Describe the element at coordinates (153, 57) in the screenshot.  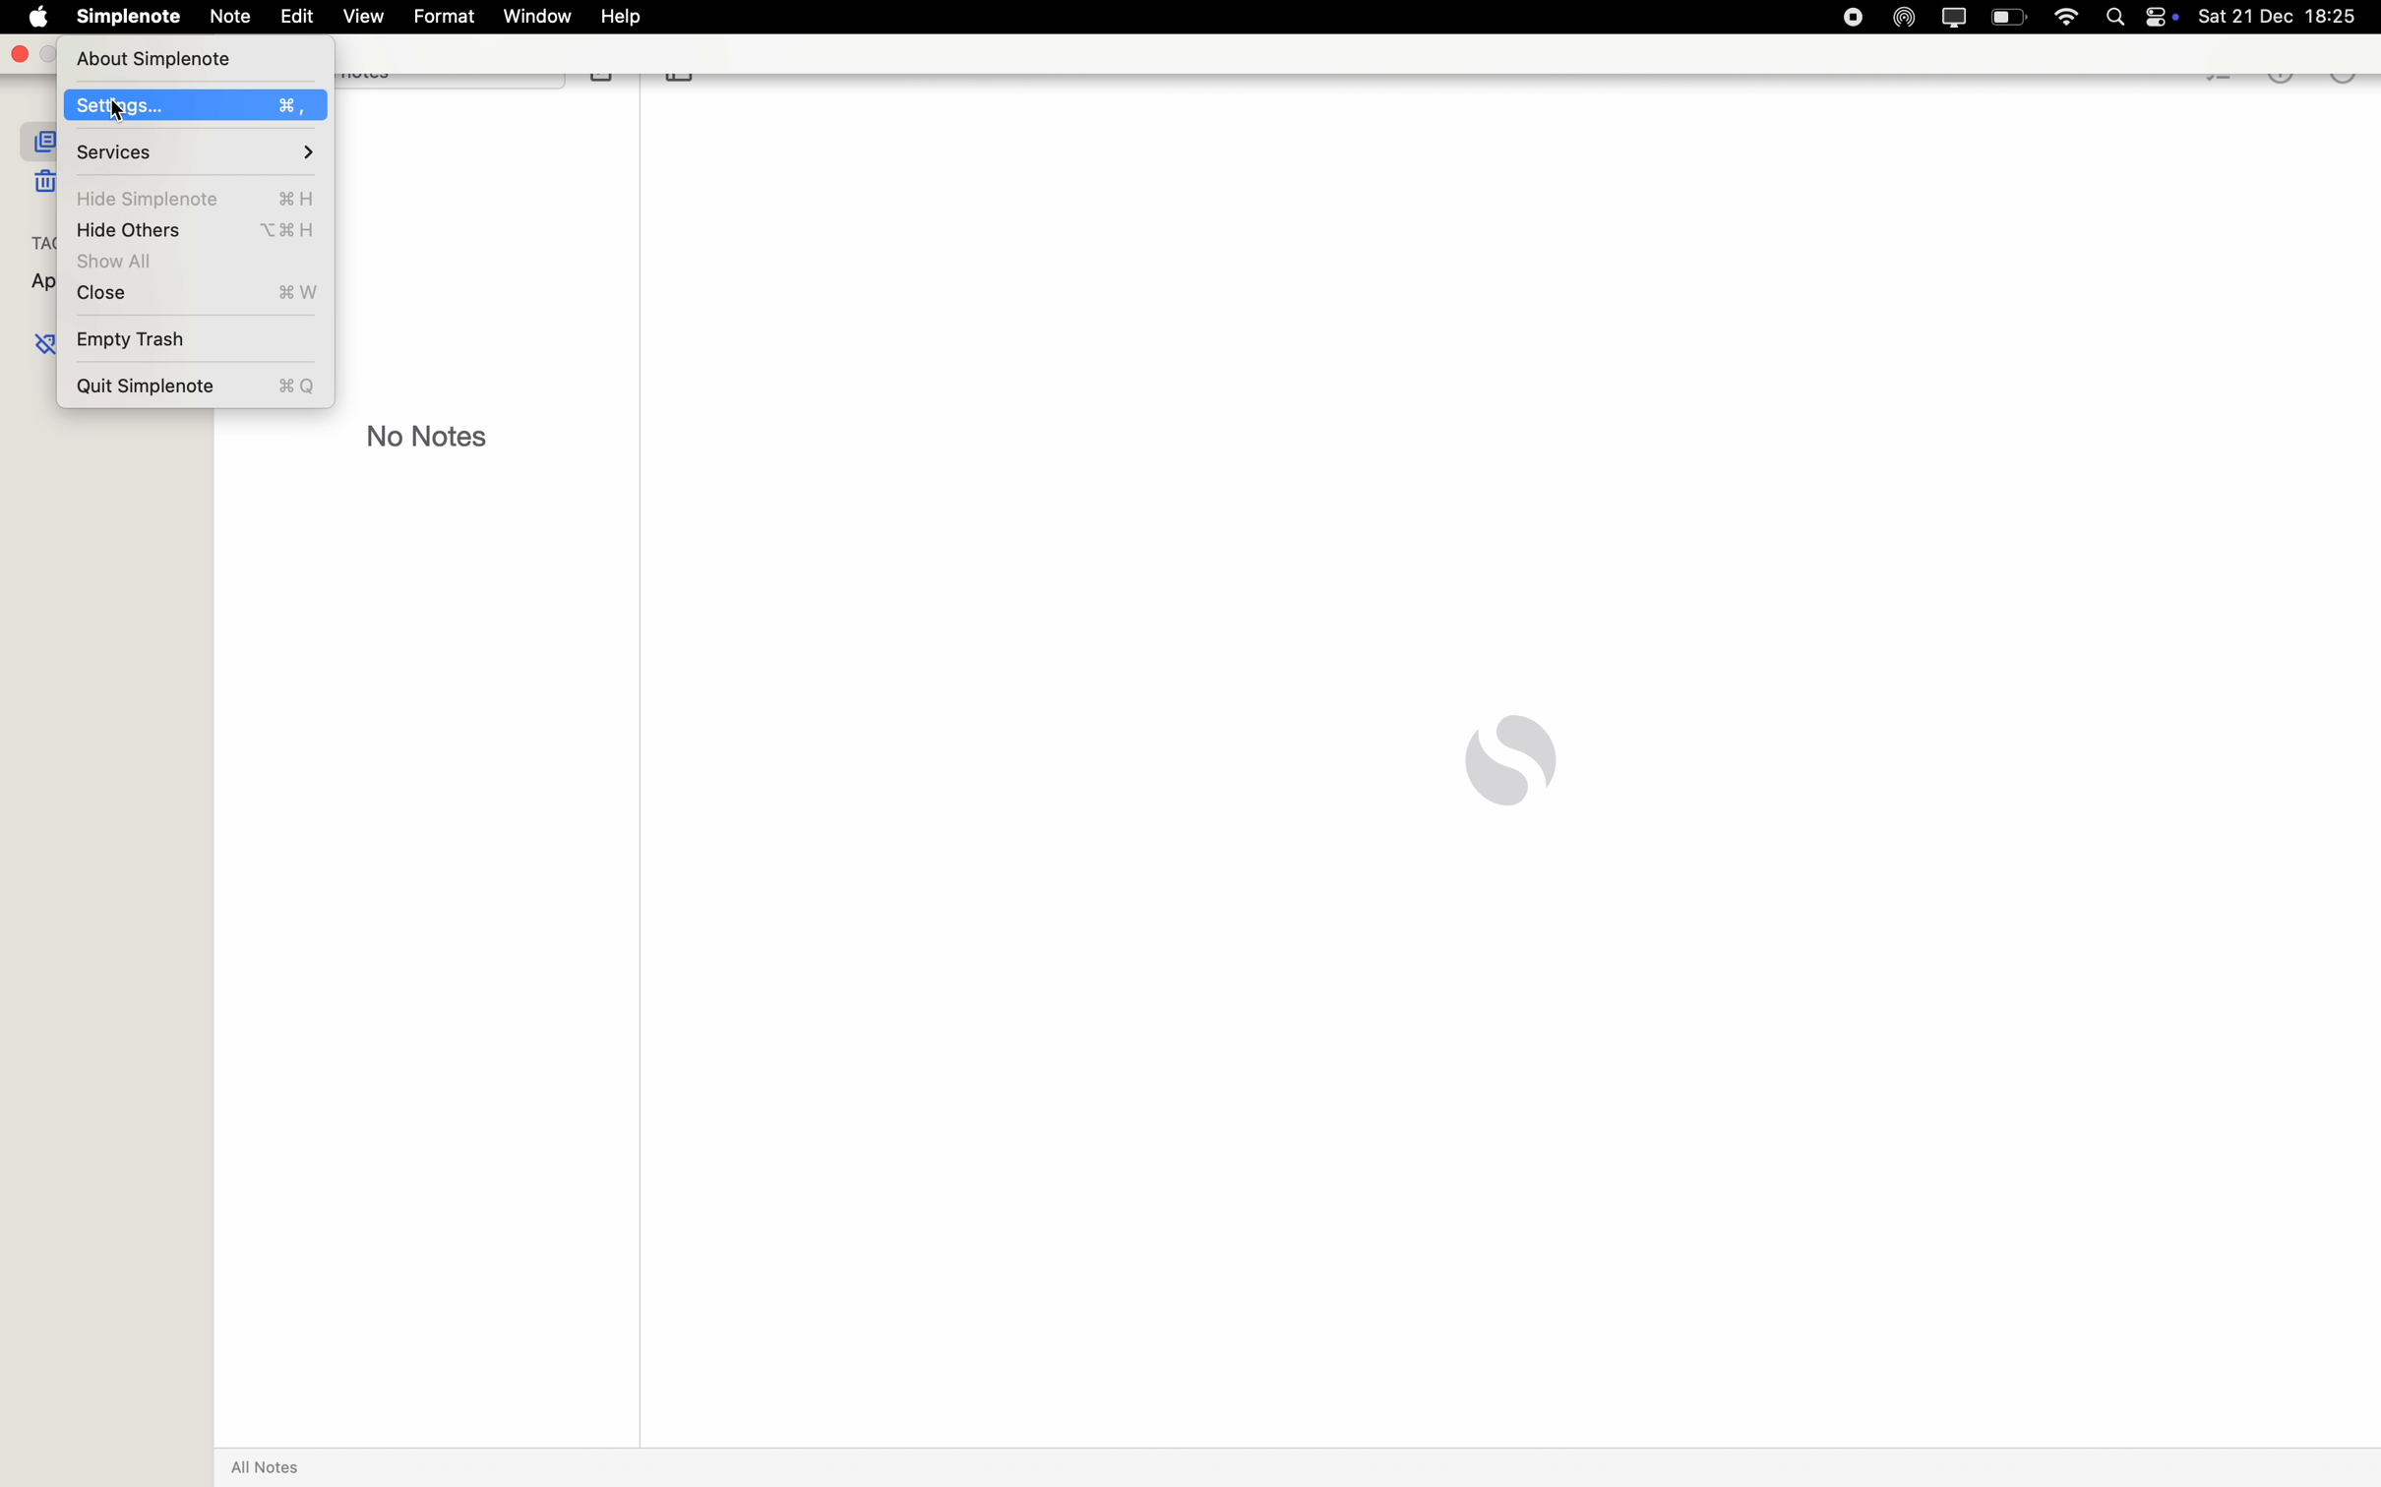
I see `about Simplenote` at that location.